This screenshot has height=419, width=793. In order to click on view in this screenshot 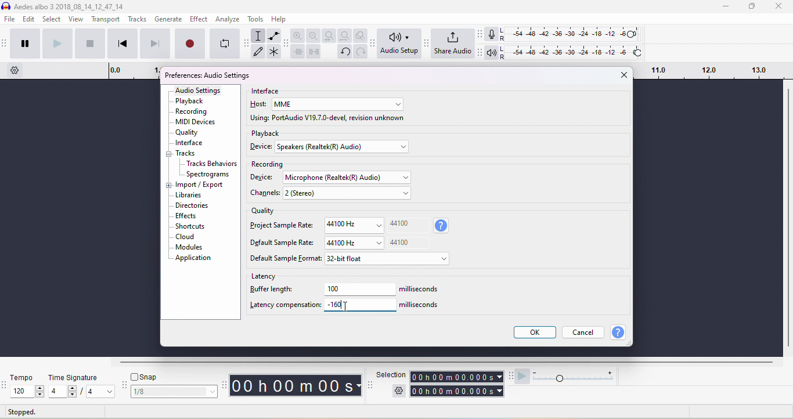, I will do `click(77, 19)`.